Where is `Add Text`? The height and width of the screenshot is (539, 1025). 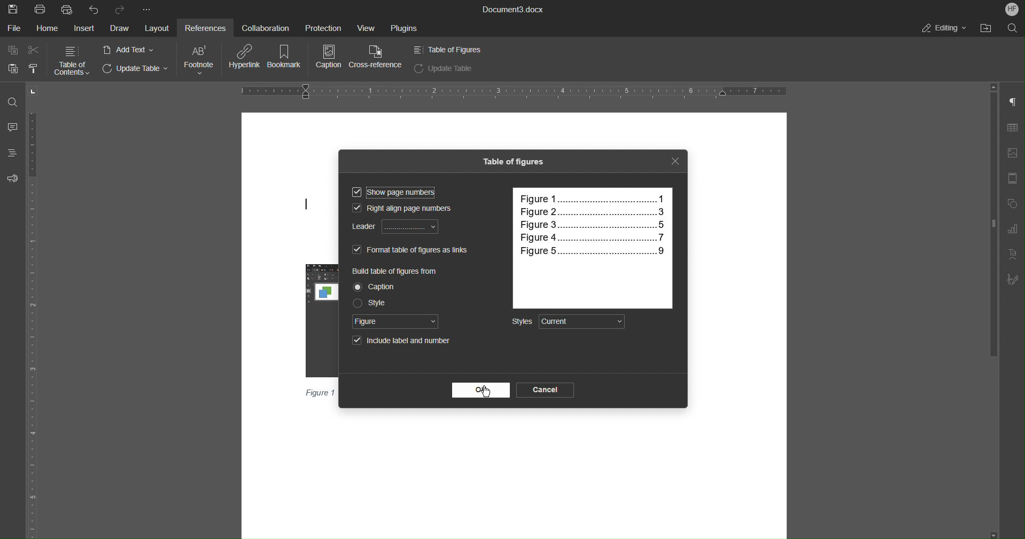
Add Text is located at coordinates (129, 50).